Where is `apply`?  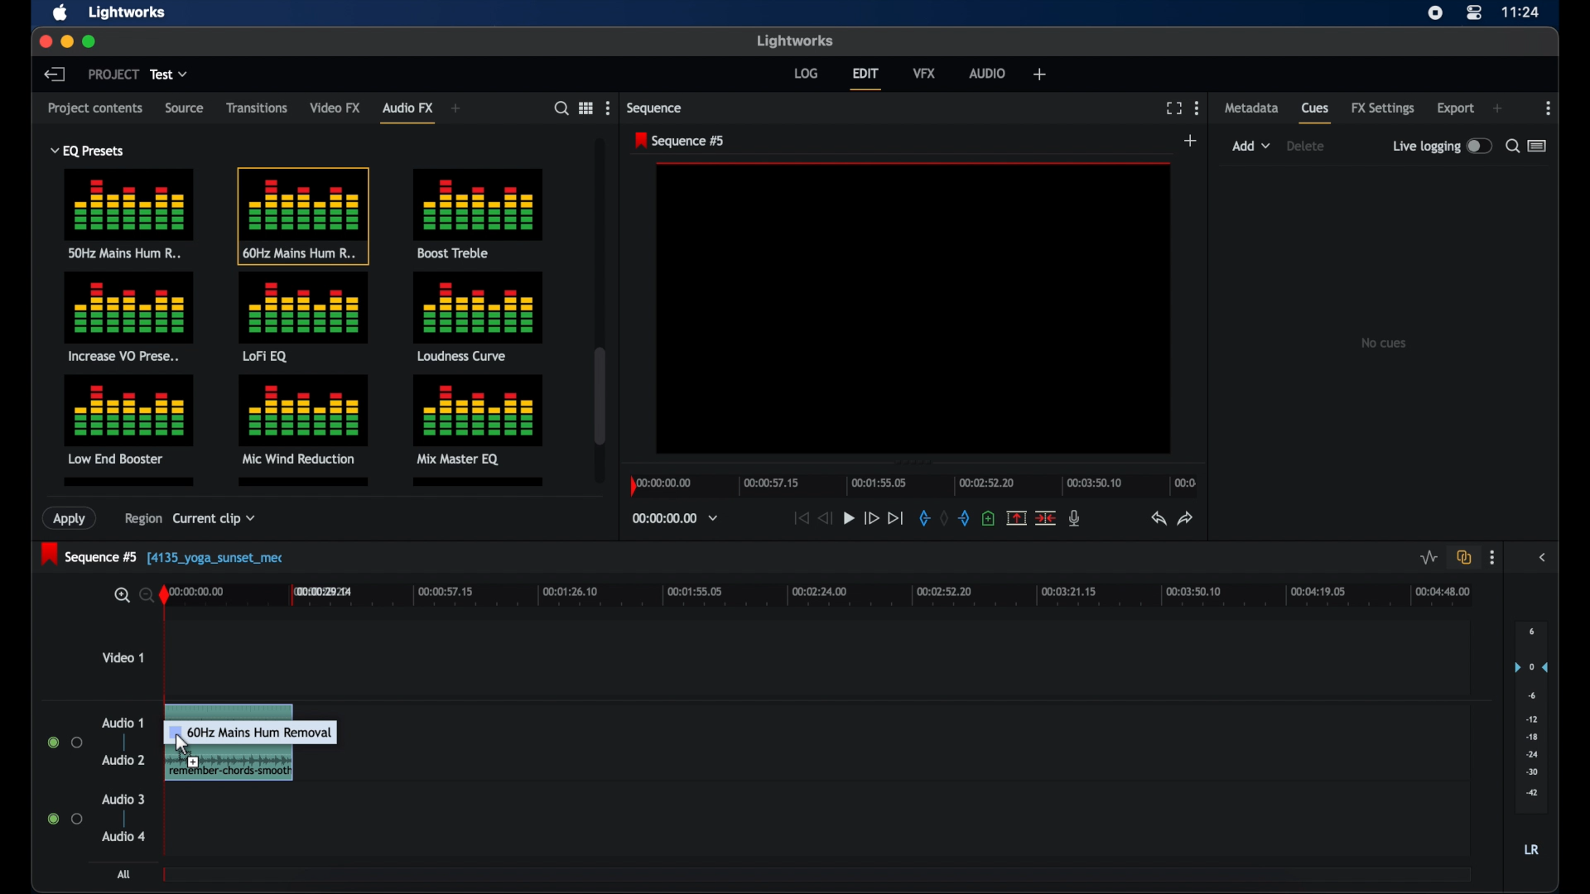 apply is located at coordinates (72, 519).